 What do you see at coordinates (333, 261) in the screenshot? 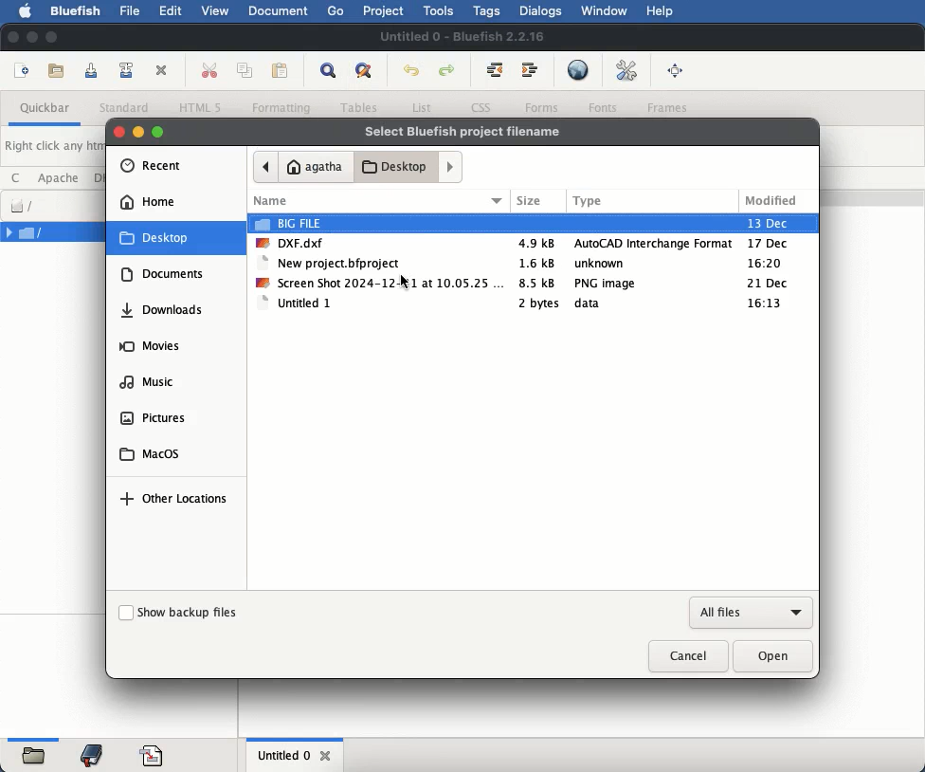
I see `new project.bfprojet` at bounding box center [333, 261].